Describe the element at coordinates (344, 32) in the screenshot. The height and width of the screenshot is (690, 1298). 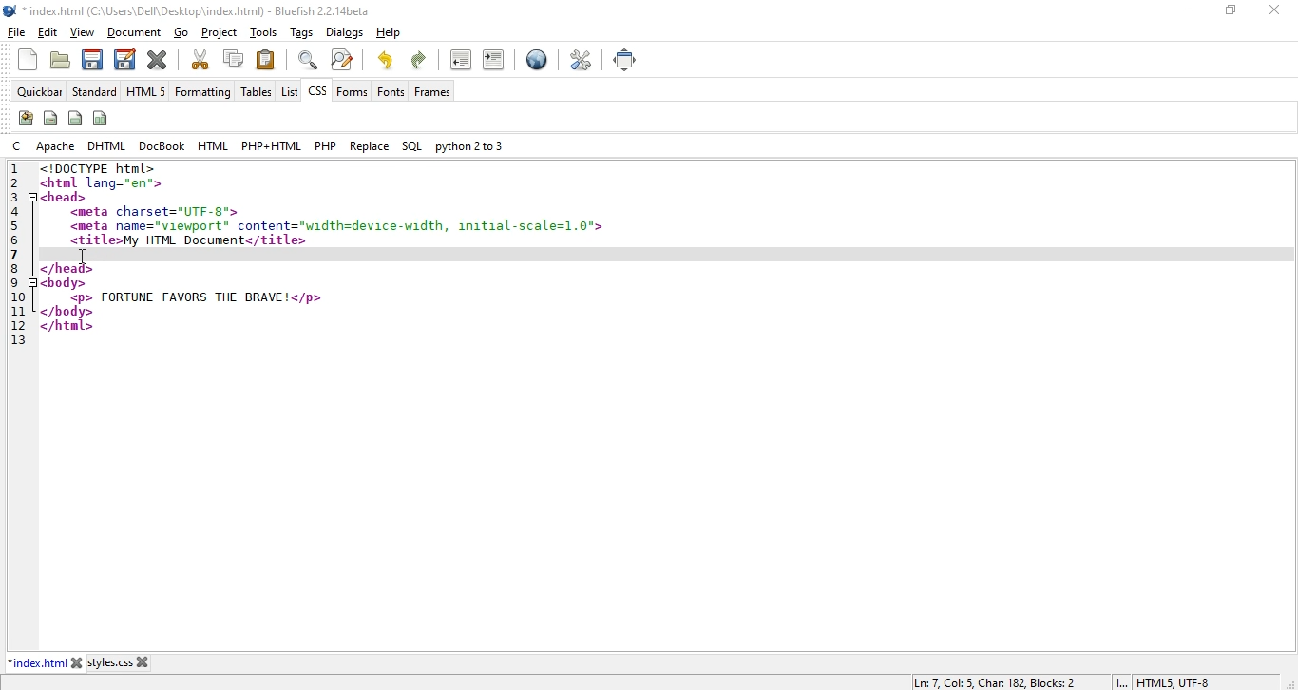
I see `dialog` at that location.